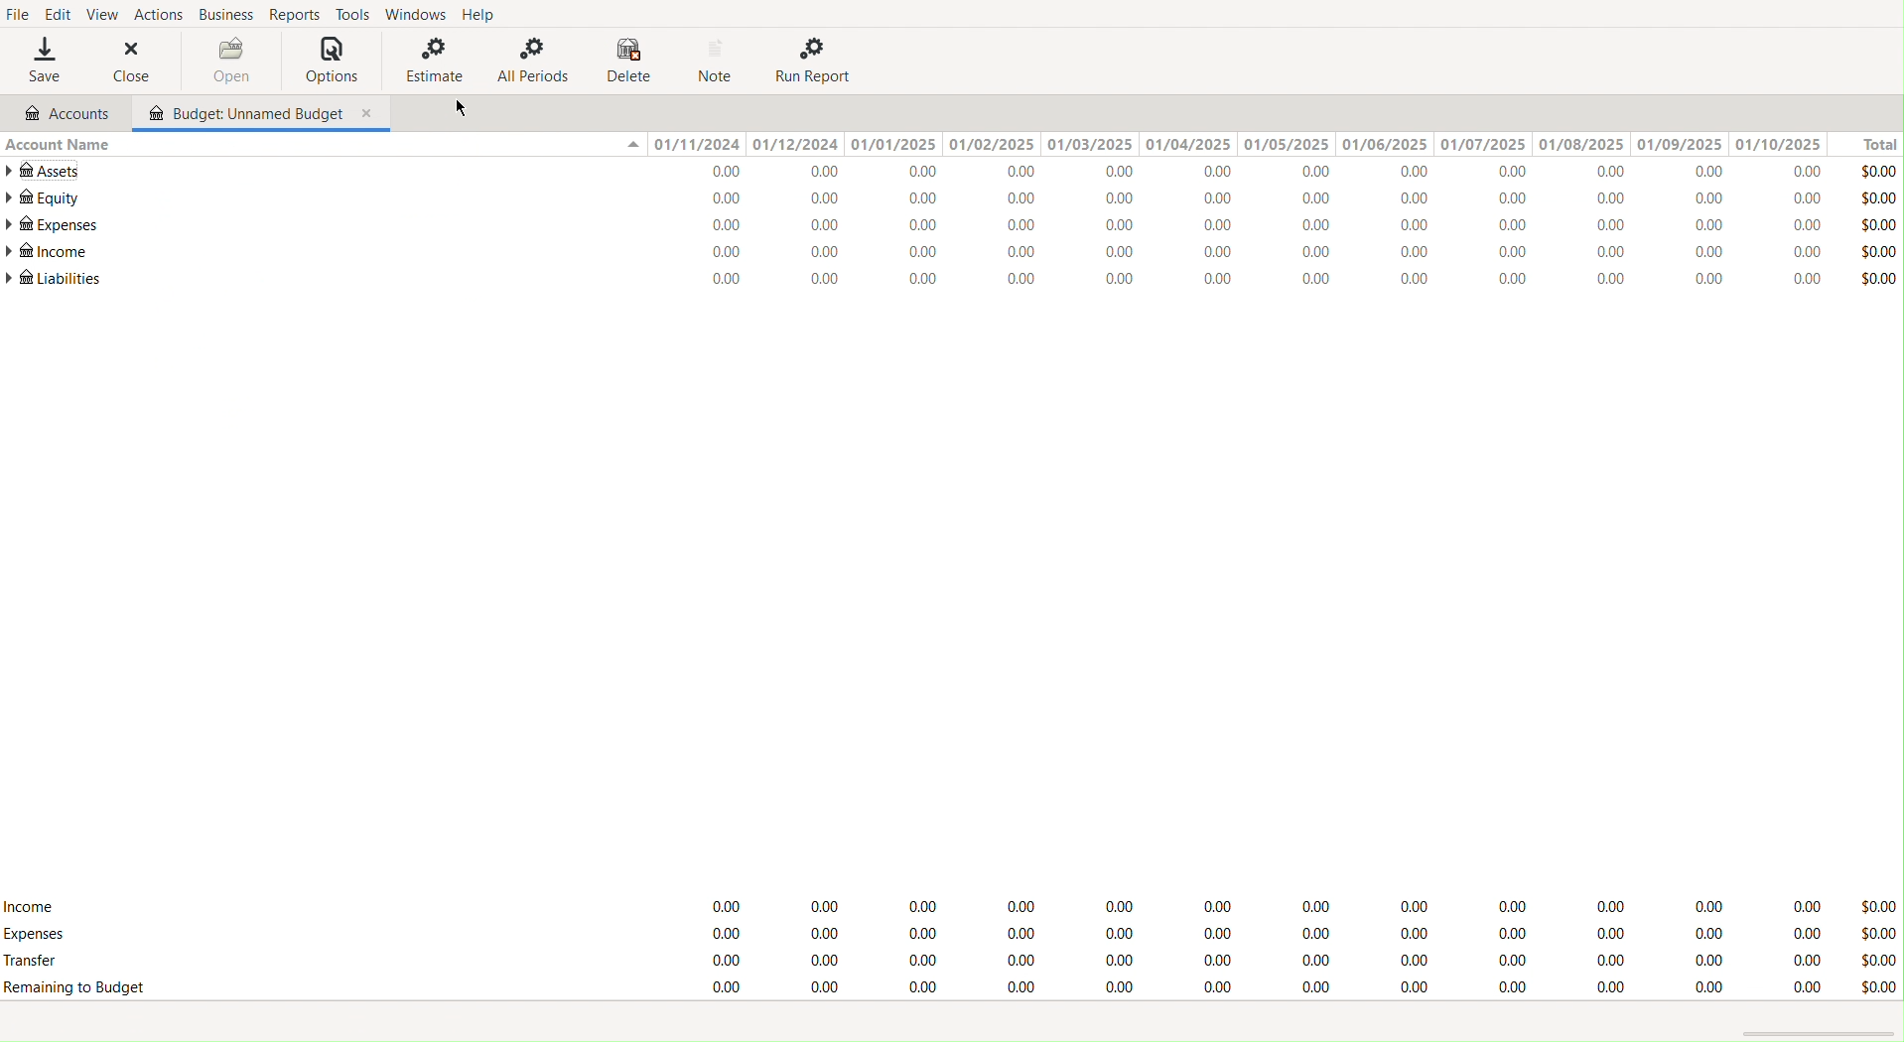  I want to click on Assets, so click(46, 169).